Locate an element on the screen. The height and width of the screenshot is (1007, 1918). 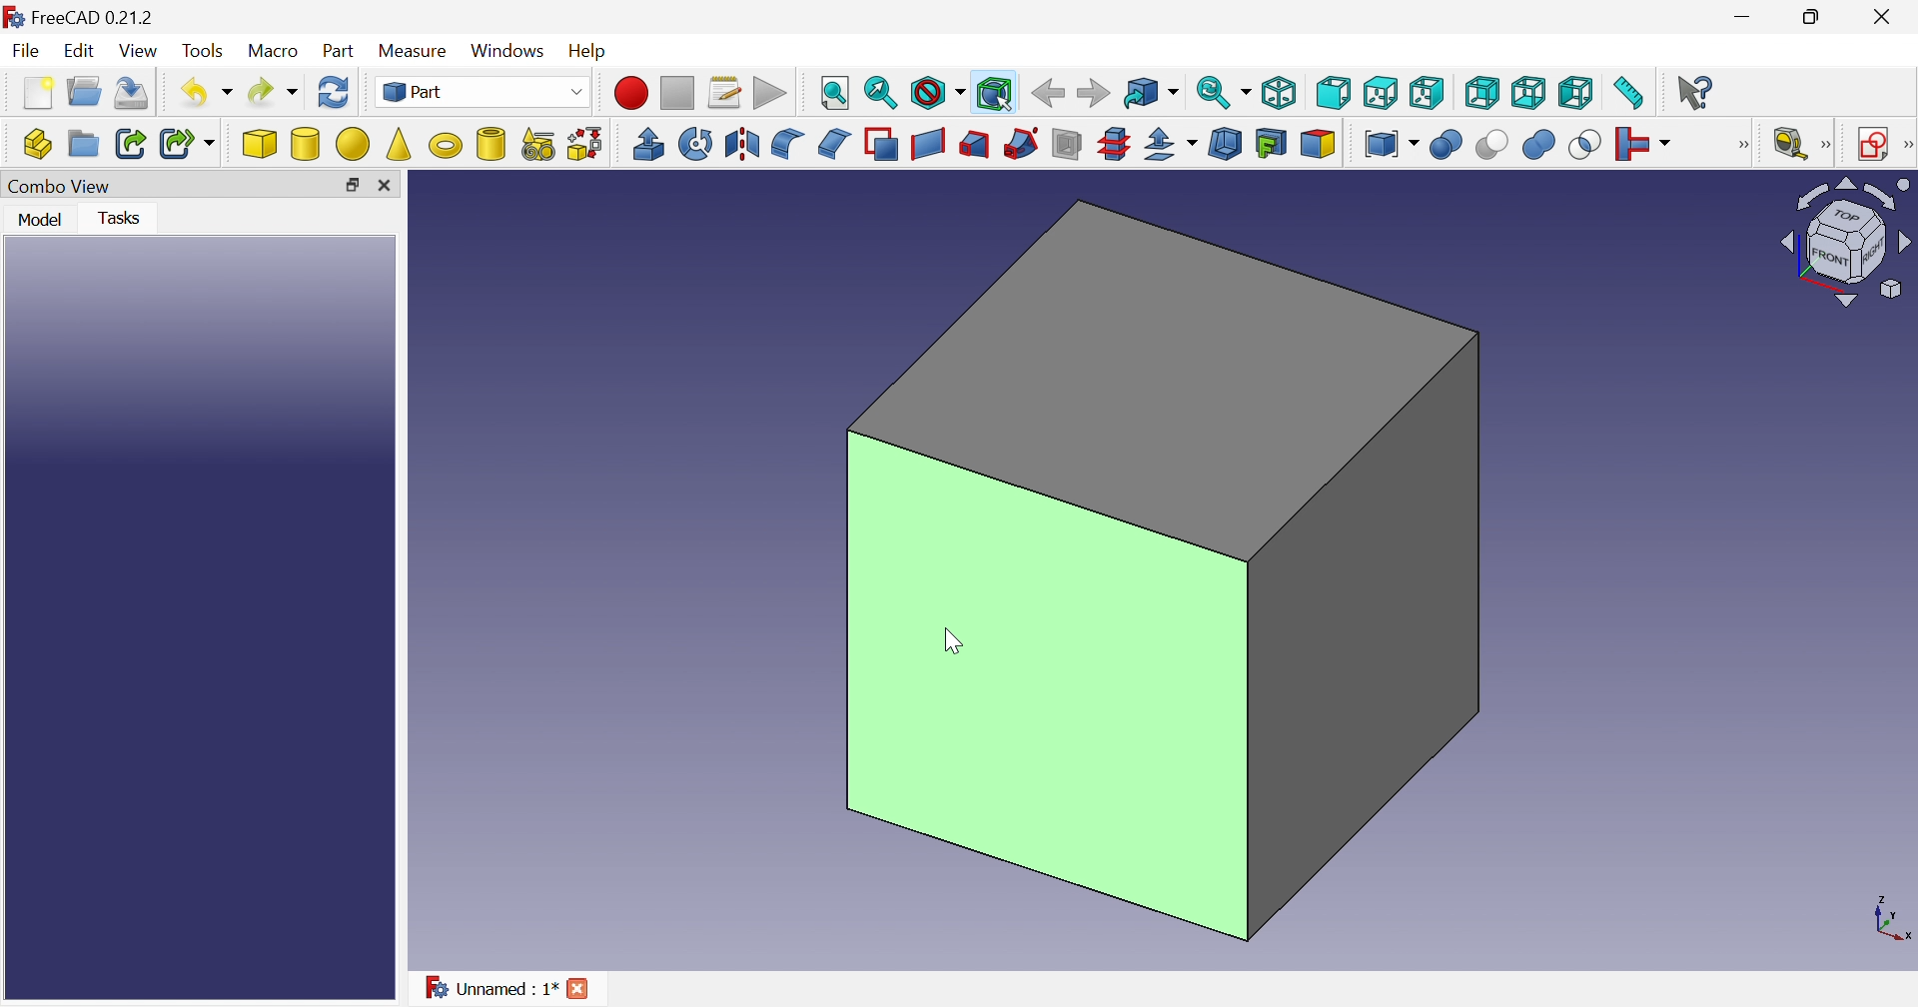
Close is located at coordinates (1881, 21).